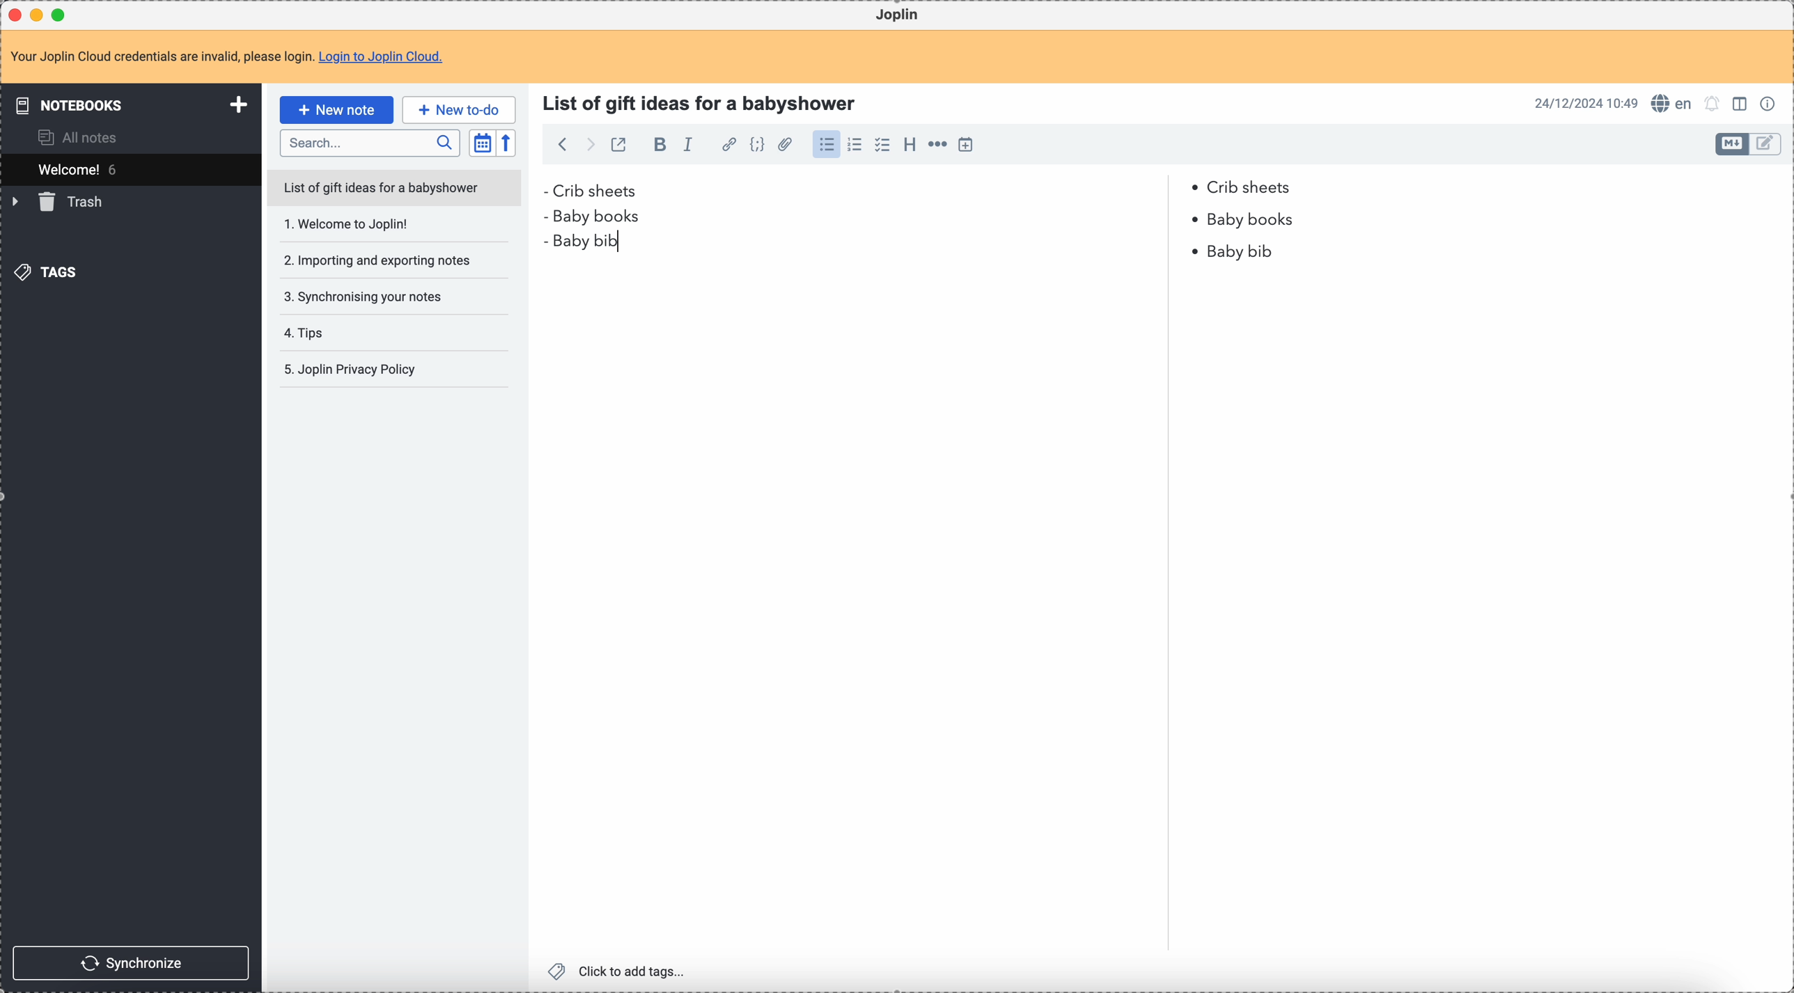 Image resolution: width=1794 pixels, height=993 pixels. What do you see at coordinates (45, 273) in the screenshot?
I see `tags` at bounding box center [45, 273].